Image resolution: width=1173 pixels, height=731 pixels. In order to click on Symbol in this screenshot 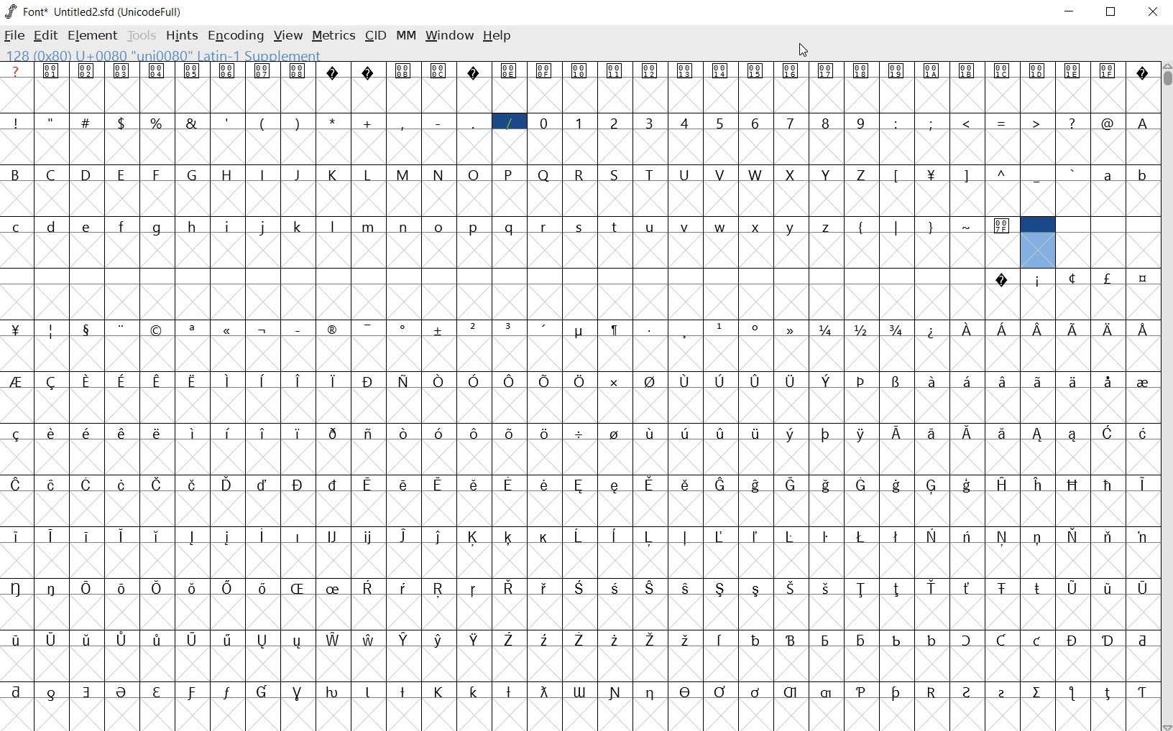, I will do `click(1074, 279)`.